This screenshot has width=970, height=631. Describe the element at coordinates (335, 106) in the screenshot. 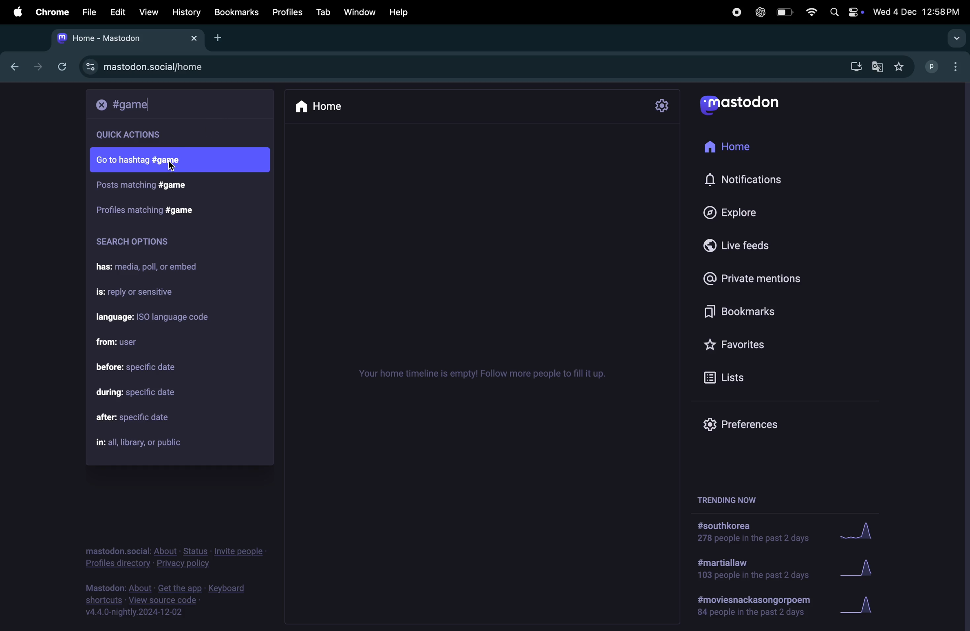

I see `Home` at that location.